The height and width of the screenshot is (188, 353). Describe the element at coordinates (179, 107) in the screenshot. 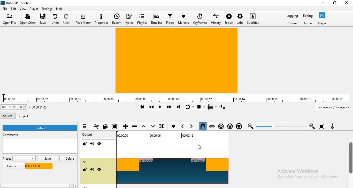

I see `` at that location.